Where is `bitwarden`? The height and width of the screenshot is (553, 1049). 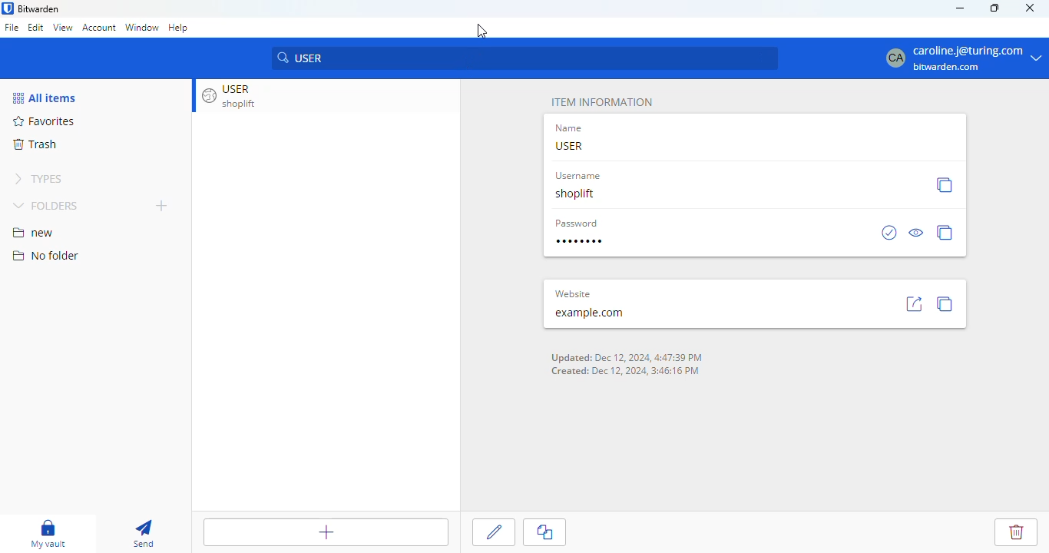
bitwarden is located at coordinates (39, 8).